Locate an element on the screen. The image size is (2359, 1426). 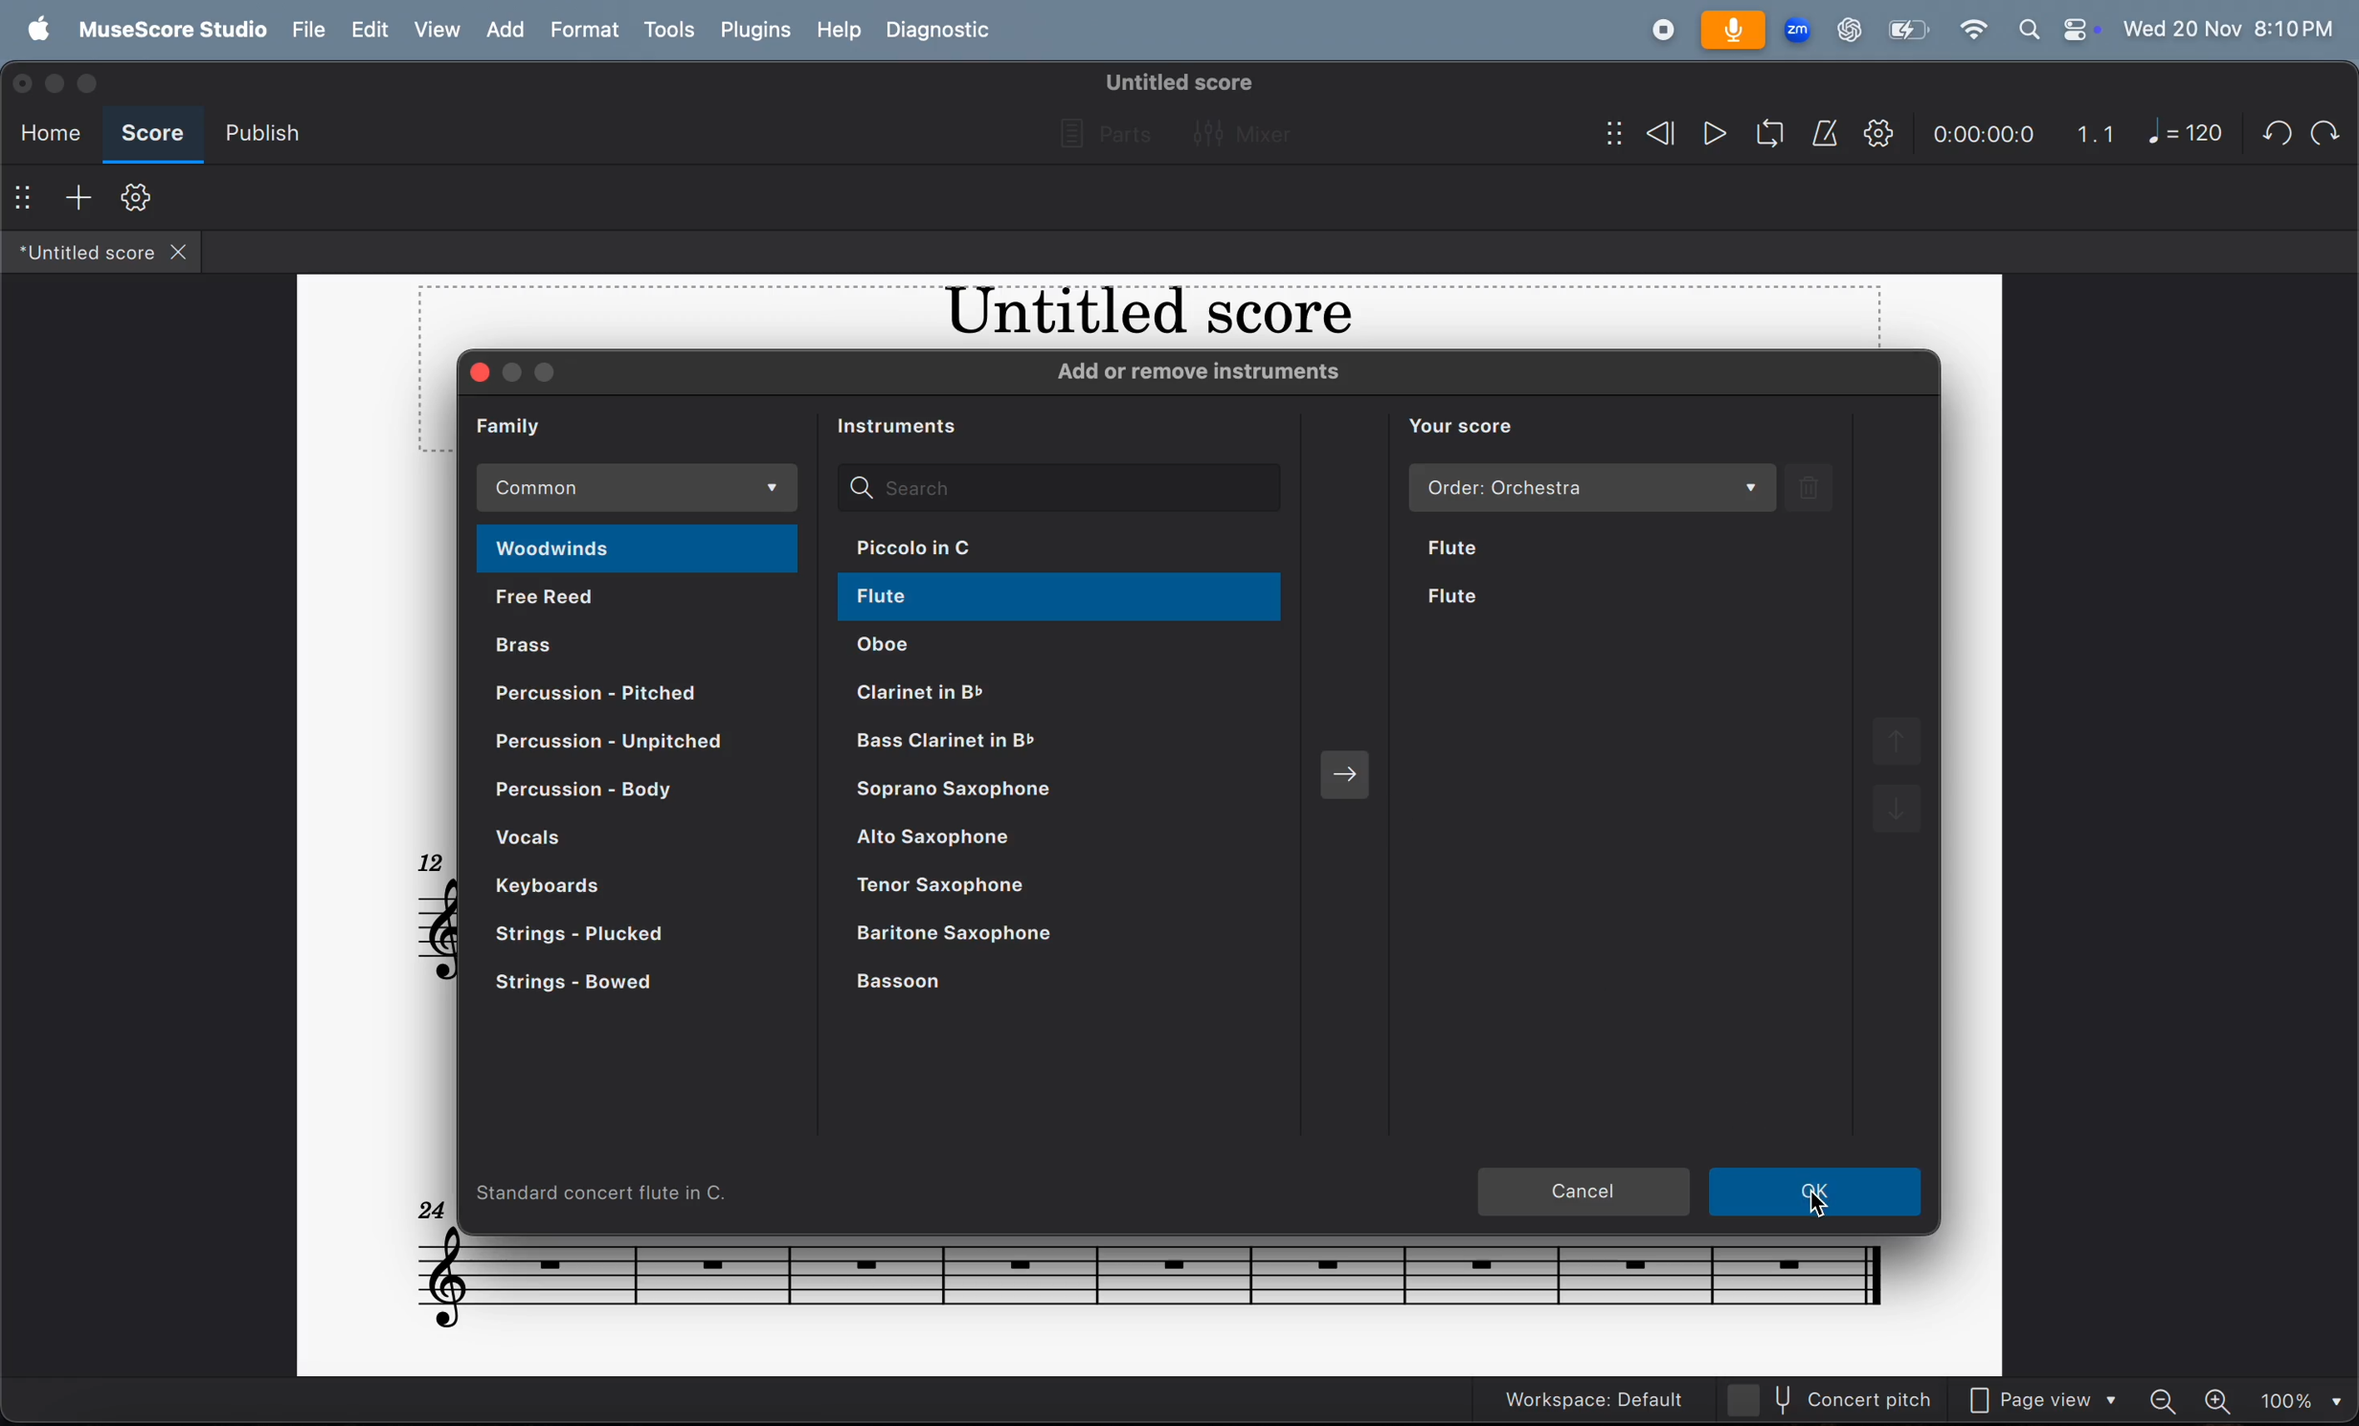
add or remove instruments is located at coordinates (1215, 374).